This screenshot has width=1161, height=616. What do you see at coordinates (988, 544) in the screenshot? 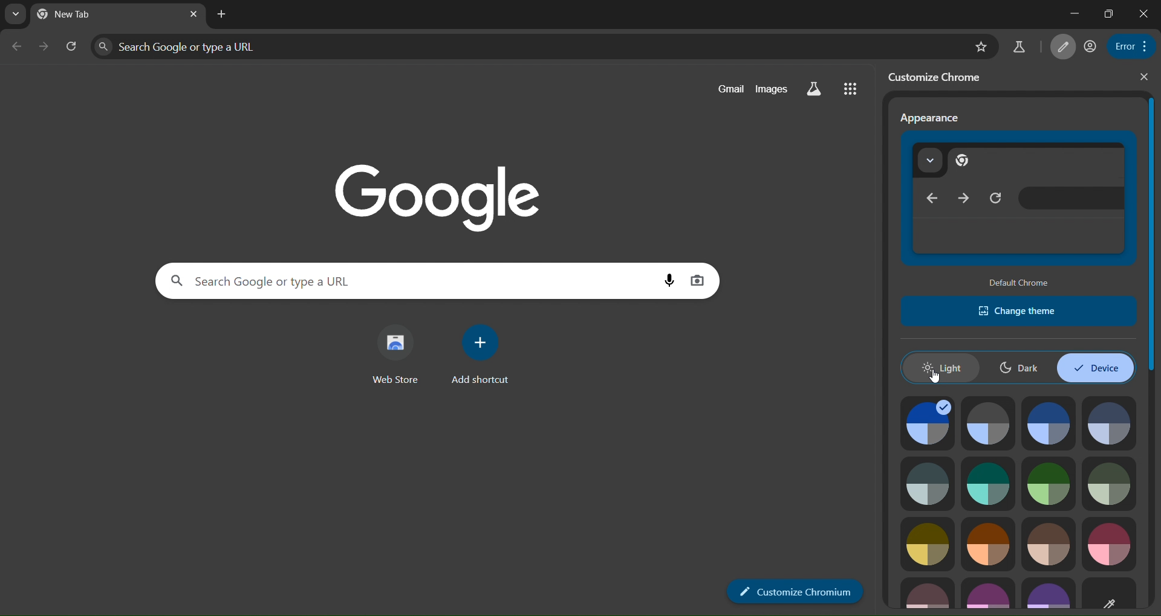
I see `image` at bounding box center [988, 544].